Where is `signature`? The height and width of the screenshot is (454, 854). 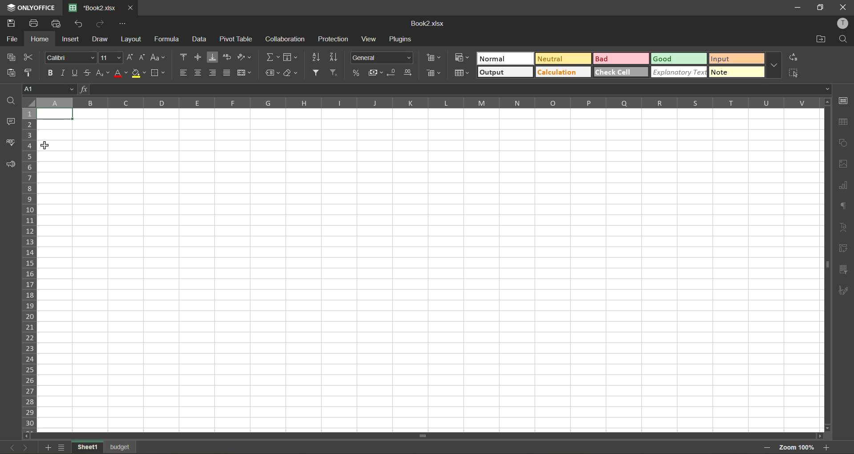 signature is located at coordinates (846, 291).